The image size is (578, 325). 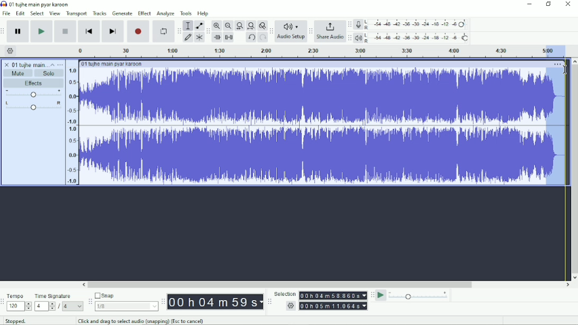 What do you see at coordinates (20, 295) in the screenshot?
I see `Tempo` at bounding box center [20, 295].